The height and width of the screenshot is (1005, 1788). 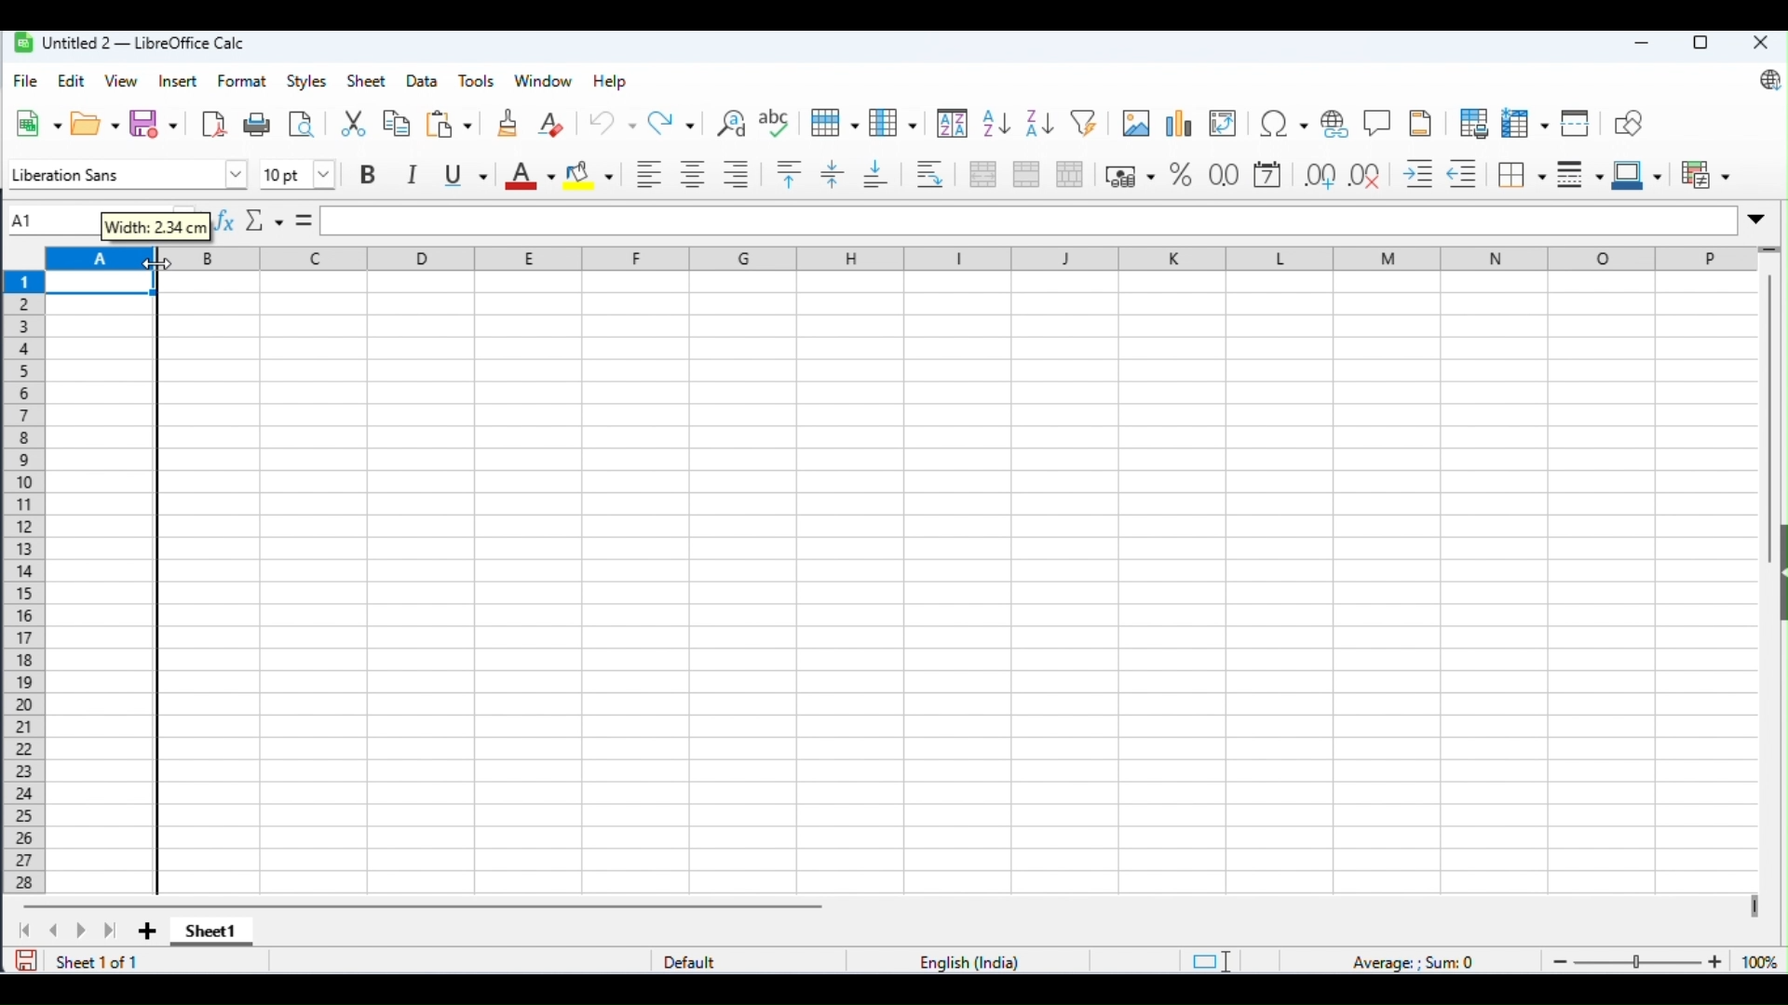 What do you see at coordinates (1660, 959) in the screenshot?
I see `zoom` at bounding box center [1660, 959].